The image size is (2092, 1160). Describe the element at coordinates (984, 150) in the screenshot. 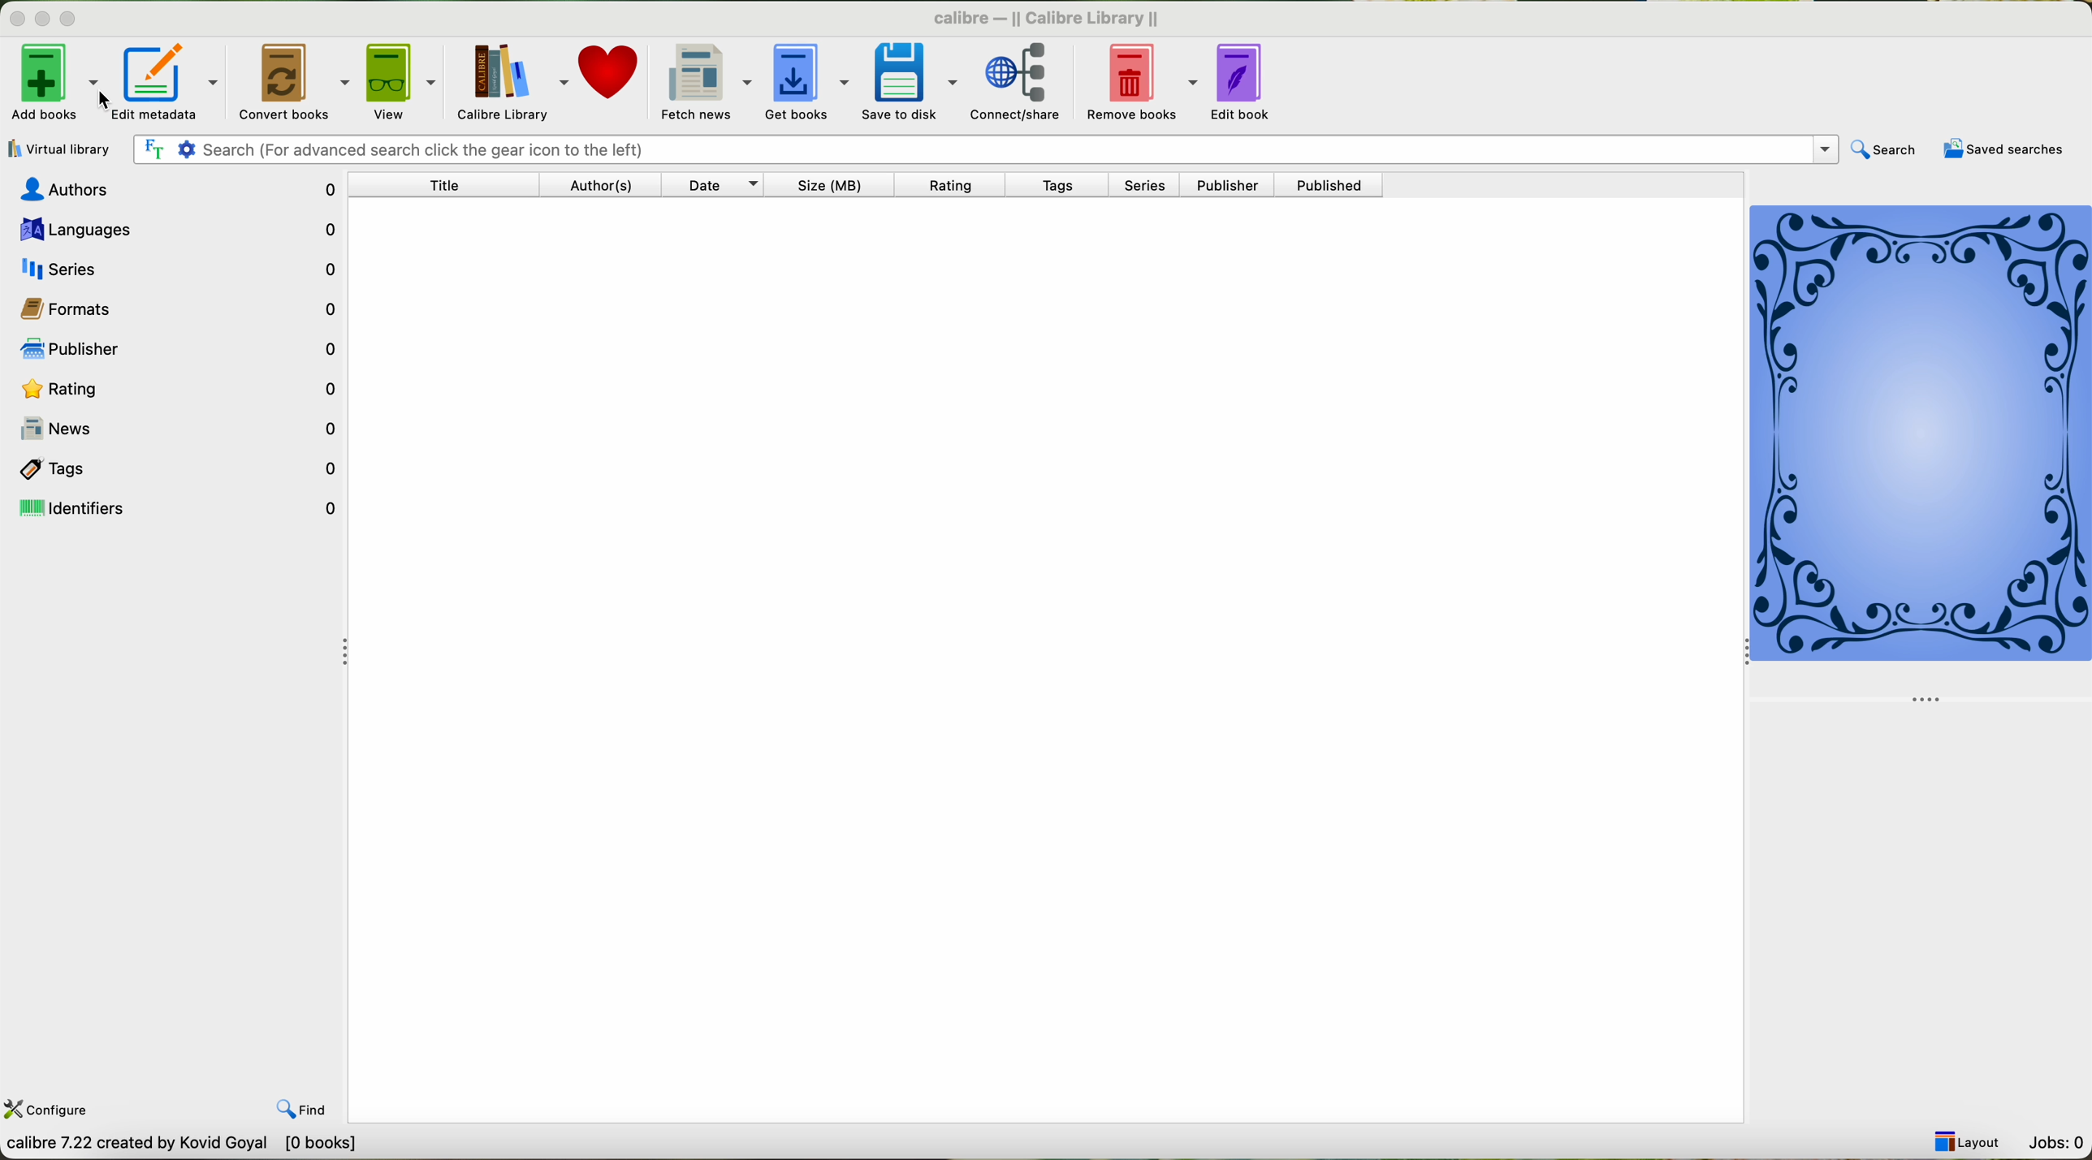

I see `search bar` at that location.